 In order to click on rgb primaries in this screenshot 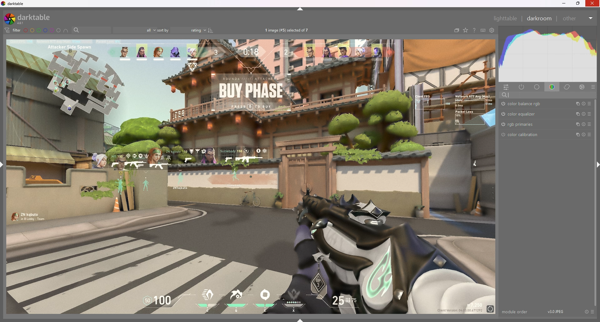, I will do `click(521, 124)`.